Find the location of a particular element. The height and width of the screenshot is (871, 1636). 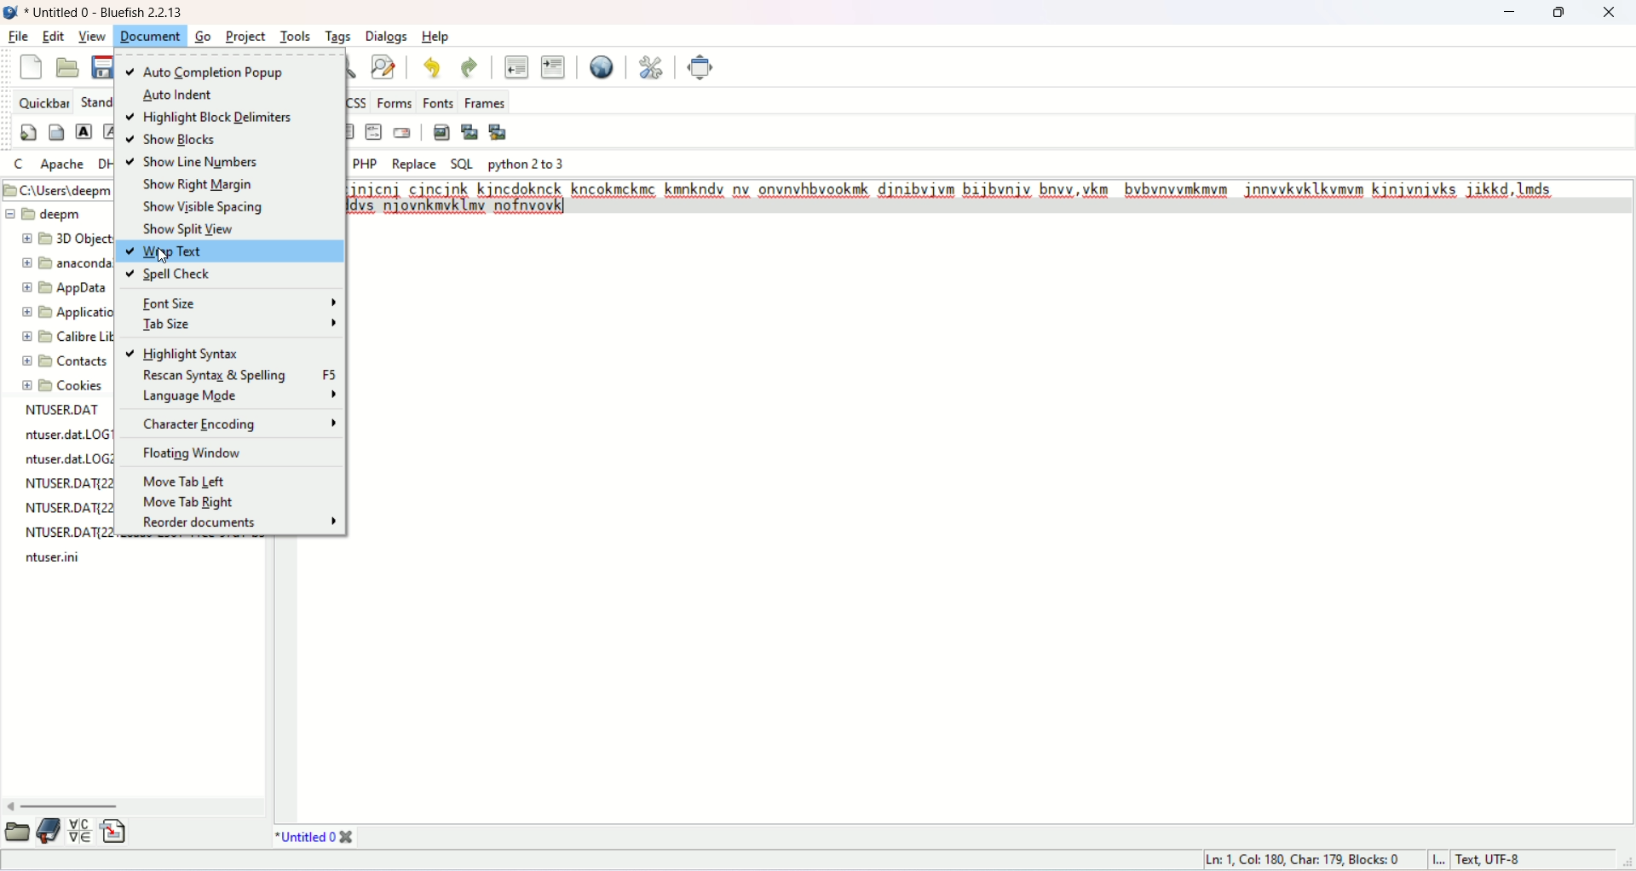

preview in browser is located at coordinates (601, 68).